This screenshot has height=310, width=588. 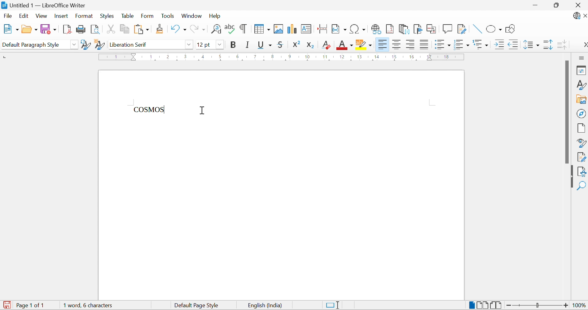 What do you see at coordinates (254, 57) in the screenshot?
I see `7` at bounding box center [254, 57].